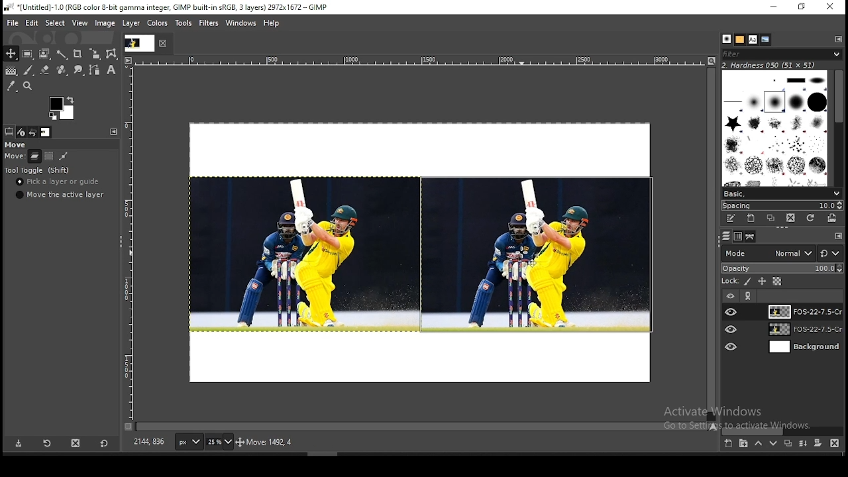  What do you see at coordinates (536, 254) in the screenshot?
I see `image (duplicate)` at bounding box center [536, 254].